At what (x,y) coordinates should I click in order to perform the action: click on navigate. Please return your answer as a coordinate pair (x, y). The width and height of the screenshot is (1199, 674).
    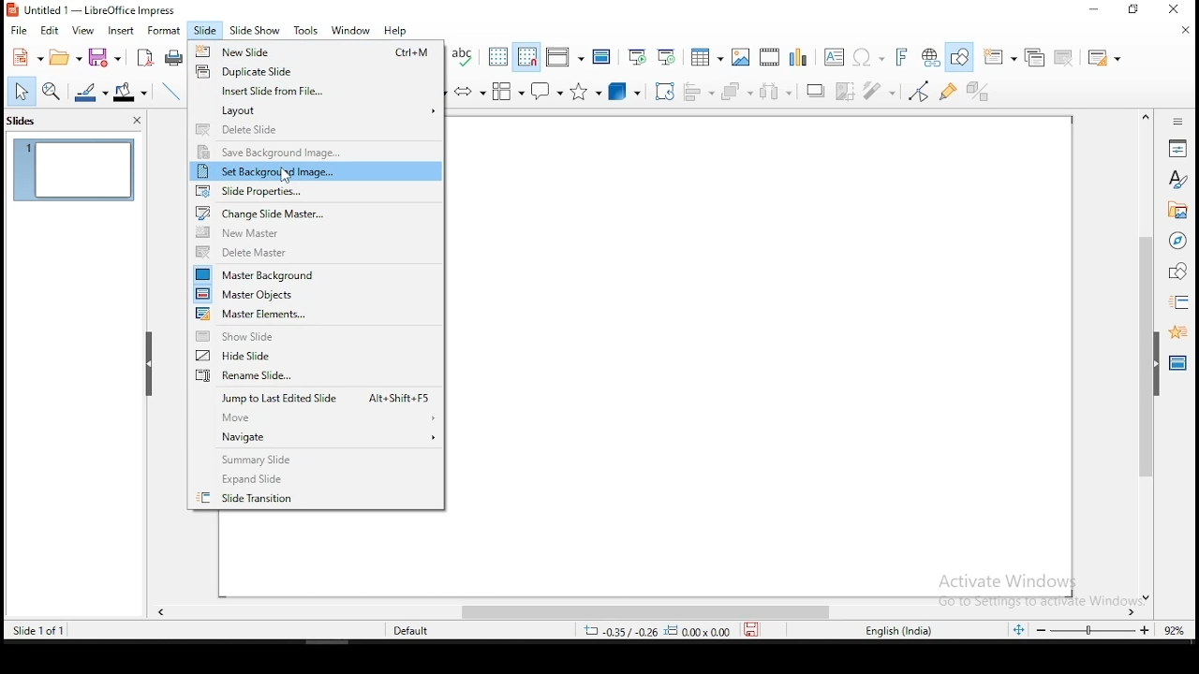
    Looking at the image, I should click on (316, 437).